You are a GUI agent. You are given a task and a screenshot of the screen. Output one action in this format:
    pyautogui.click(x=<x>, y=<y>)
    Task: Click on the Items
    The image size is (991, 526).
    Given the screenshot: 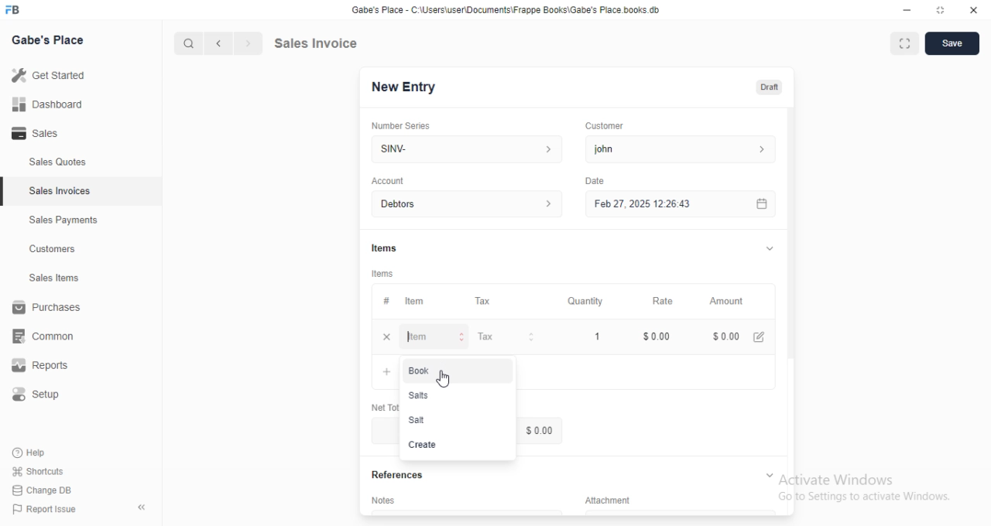 What is the action you would take?
    pyautogui.click(x=383, y=245)
    